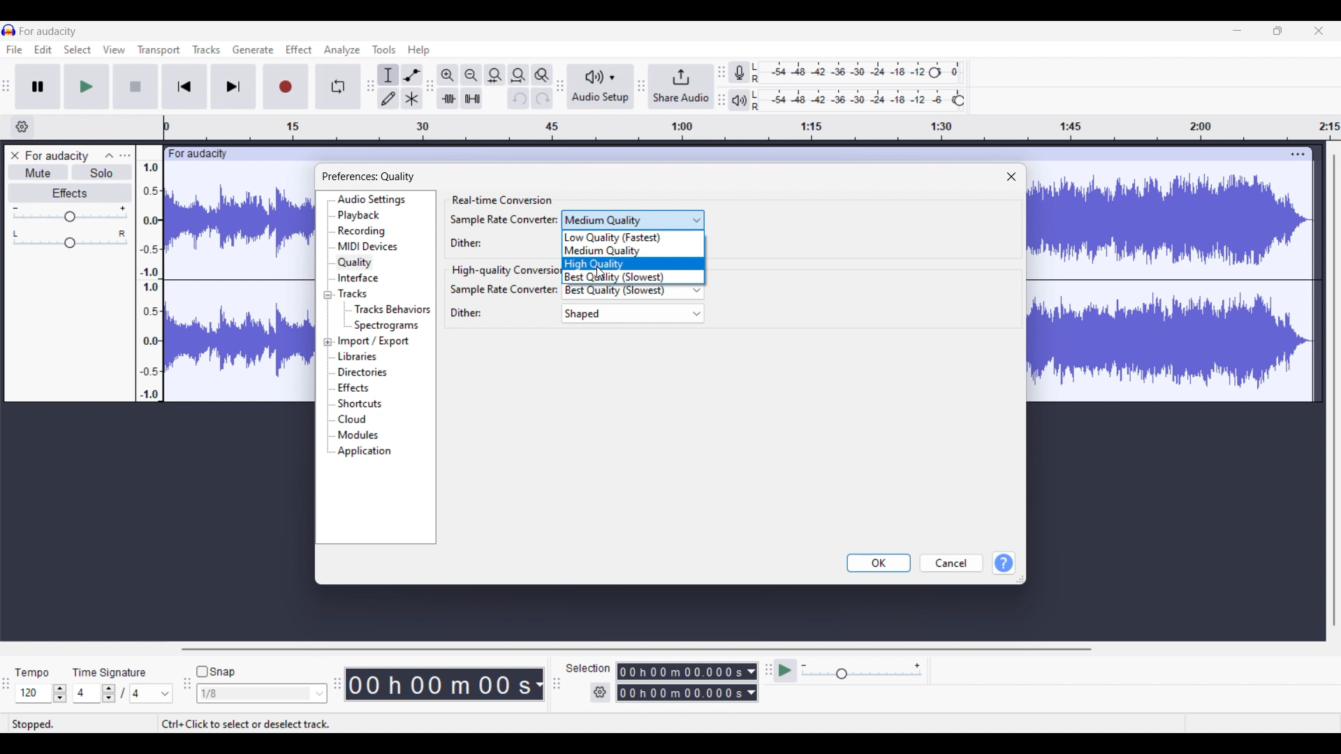  Describe the element at coordinates (114, 50) in the screenshot. I see `View menu` at that location.